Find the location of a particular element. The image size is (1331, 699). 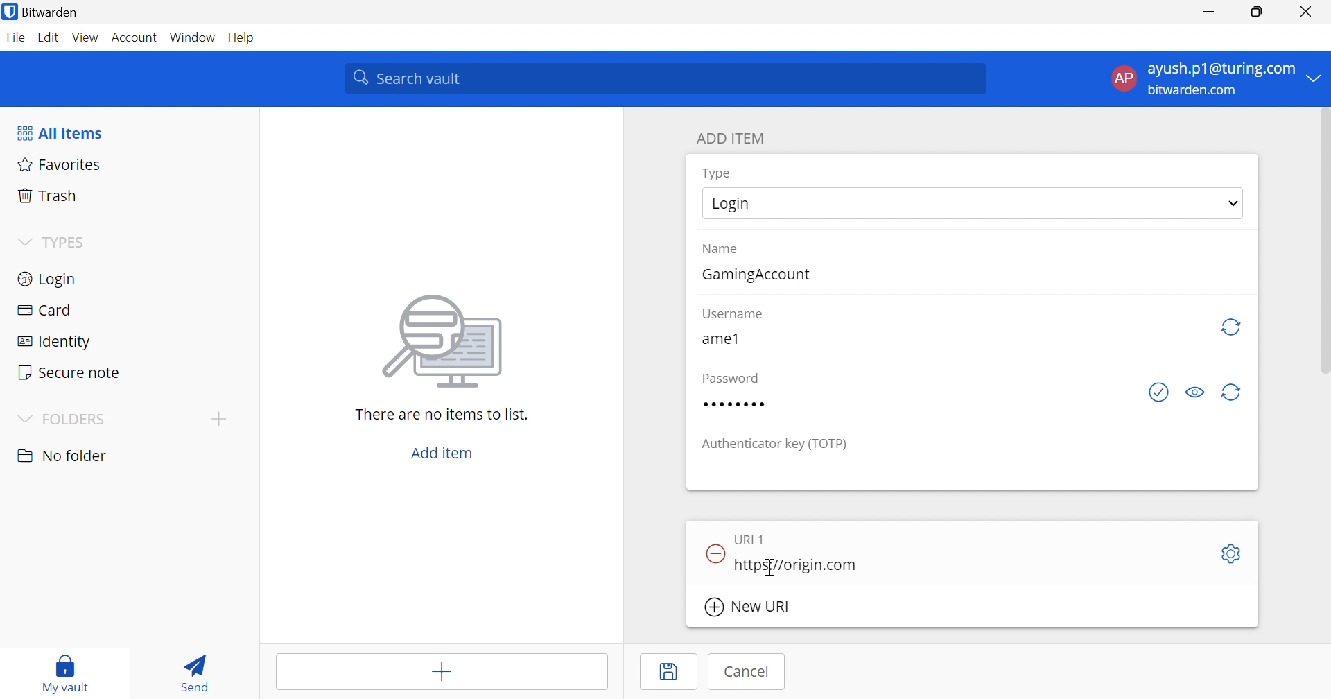

View is located at coordinates (88, 38).